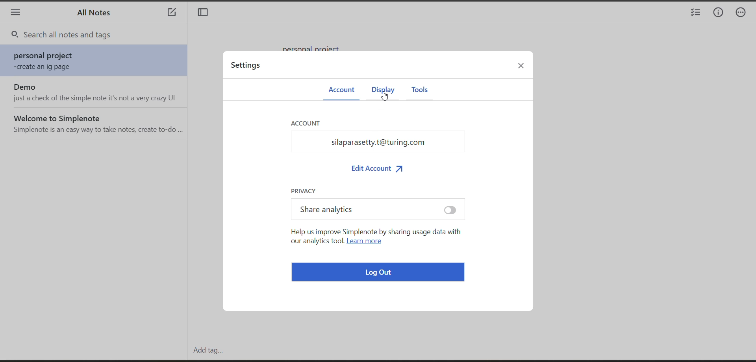 The height and width of the screenshot is (362, 756). I want to click on share analytics, so click(375, 210).